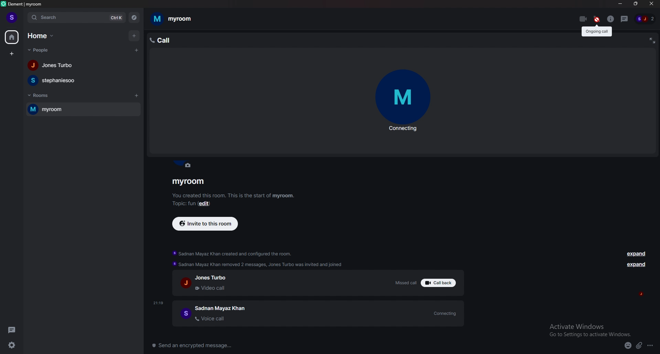 The height and width of the screenshot is (354, 660). What do you see at coordinates (182, 203) in the screenshot?
I see `topic: fun` at bounding box center [182, 203].